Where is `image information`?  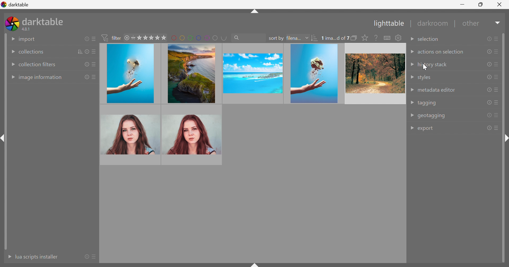 image information is located at coordinates (41, 78).